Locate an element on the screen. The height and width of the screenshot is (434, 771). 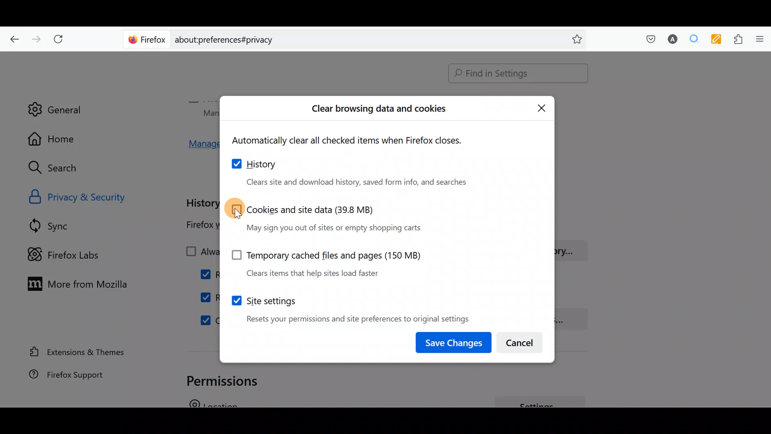
cursor is located at coordinates (237, 215).